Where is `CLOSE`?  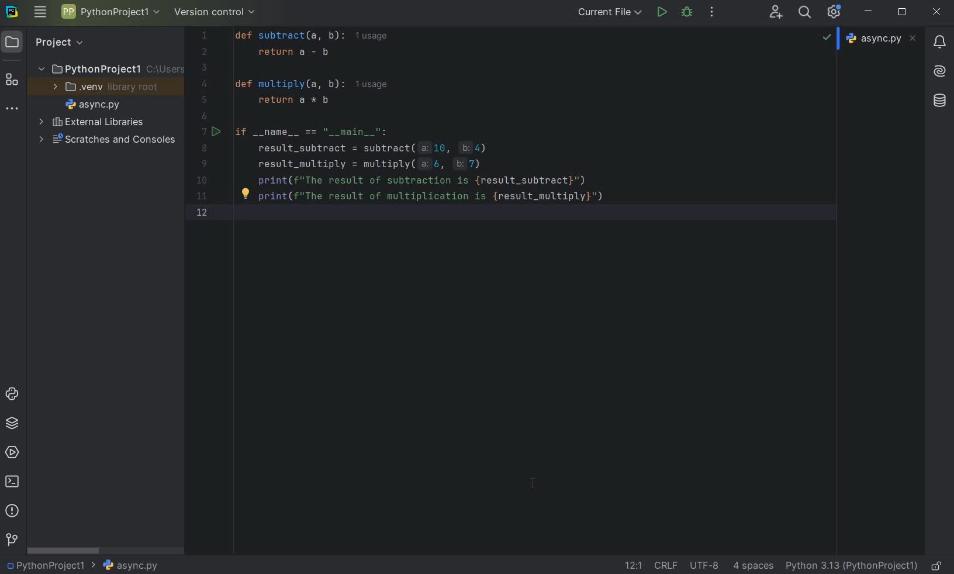
CLOSE is located at coordinates (936, 13).